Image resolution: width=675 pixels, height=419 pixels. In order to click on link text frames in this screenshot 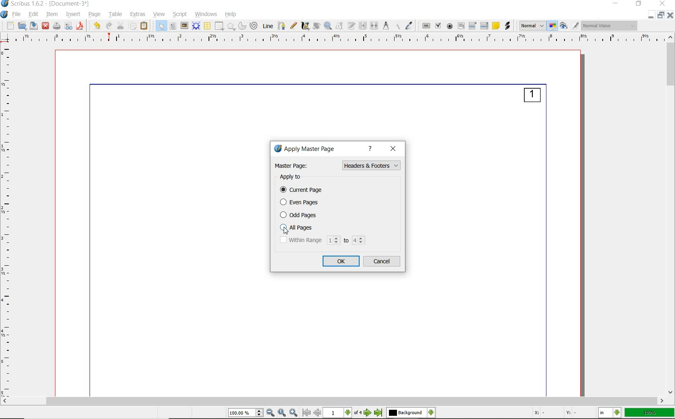, I will do `click(362, 25)`.